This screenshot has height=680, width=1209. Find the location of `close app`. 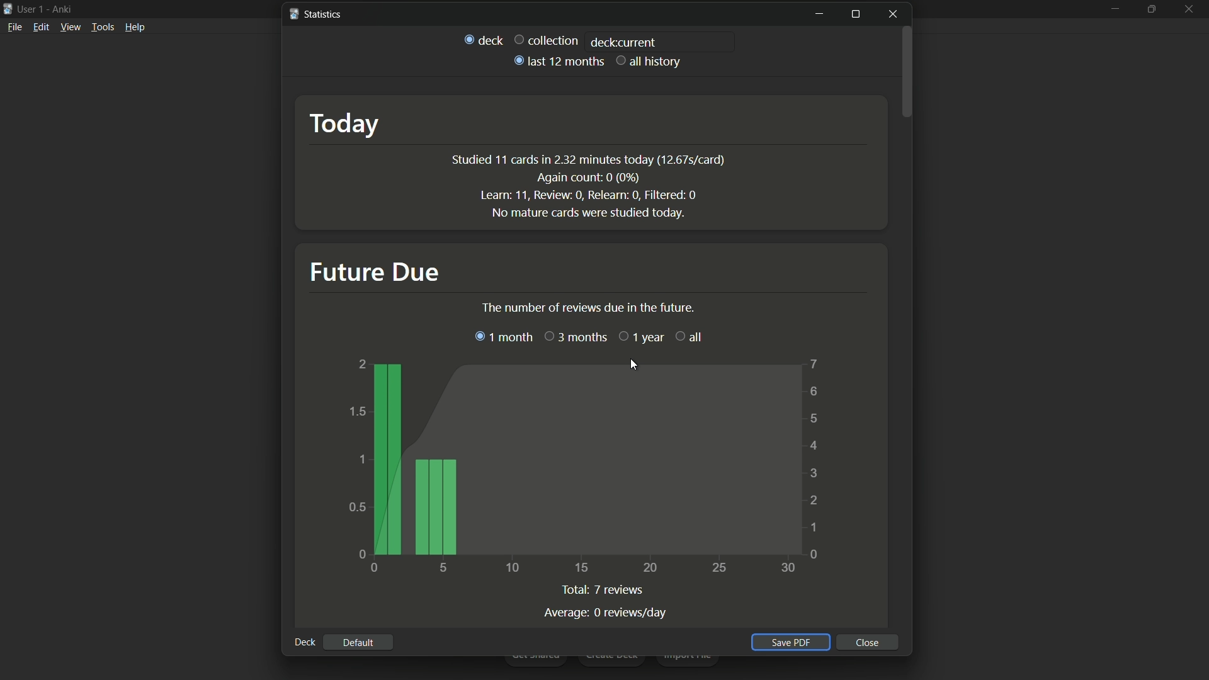

close app is located at coordinates (1191, 8).